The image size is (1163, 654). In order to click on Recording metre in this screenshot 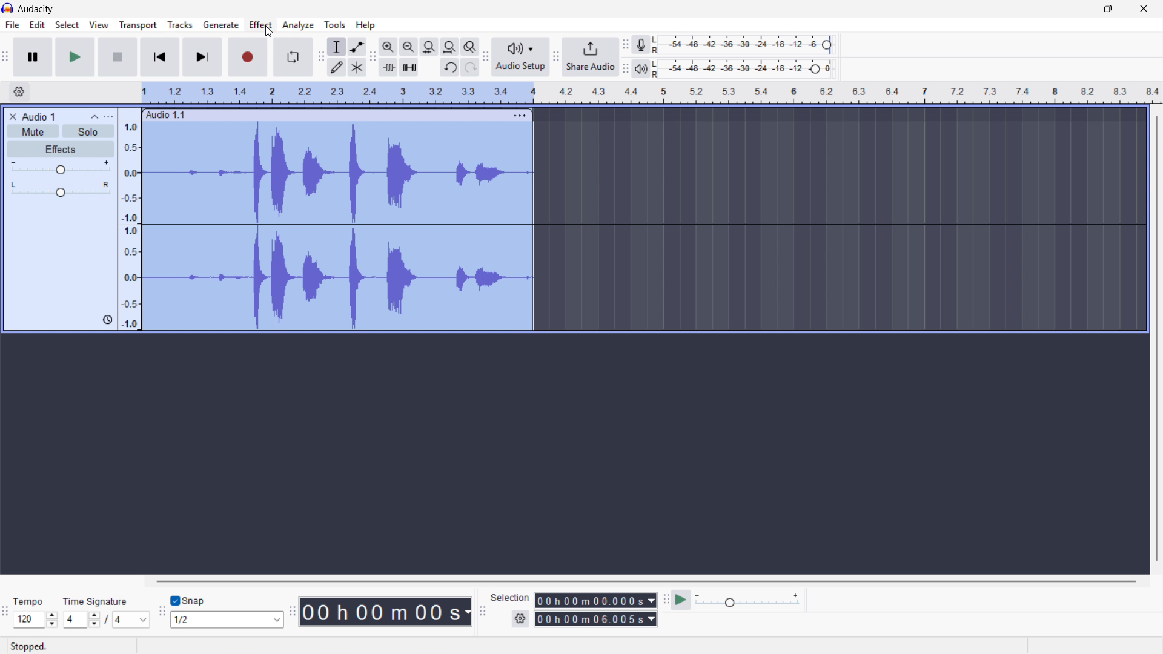, I will do `click(641, 45)`.